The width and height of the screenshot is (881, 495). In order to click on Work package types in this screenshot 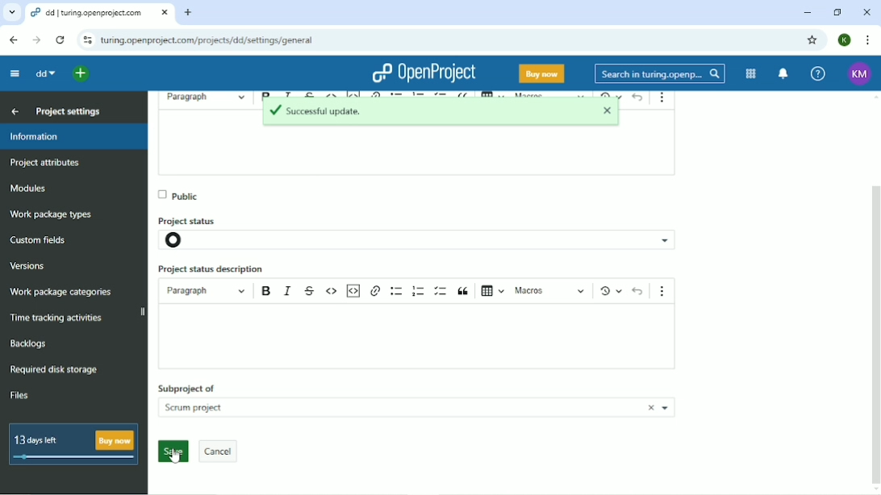, I will do `click(52, 214)`.